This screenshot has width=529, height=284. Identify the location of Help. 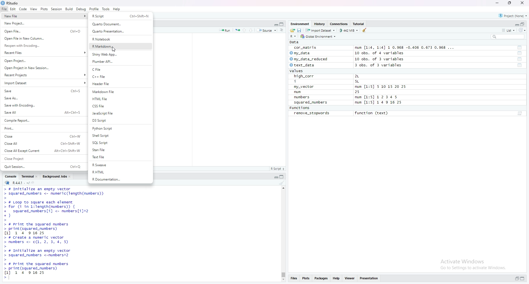
(337, 279).